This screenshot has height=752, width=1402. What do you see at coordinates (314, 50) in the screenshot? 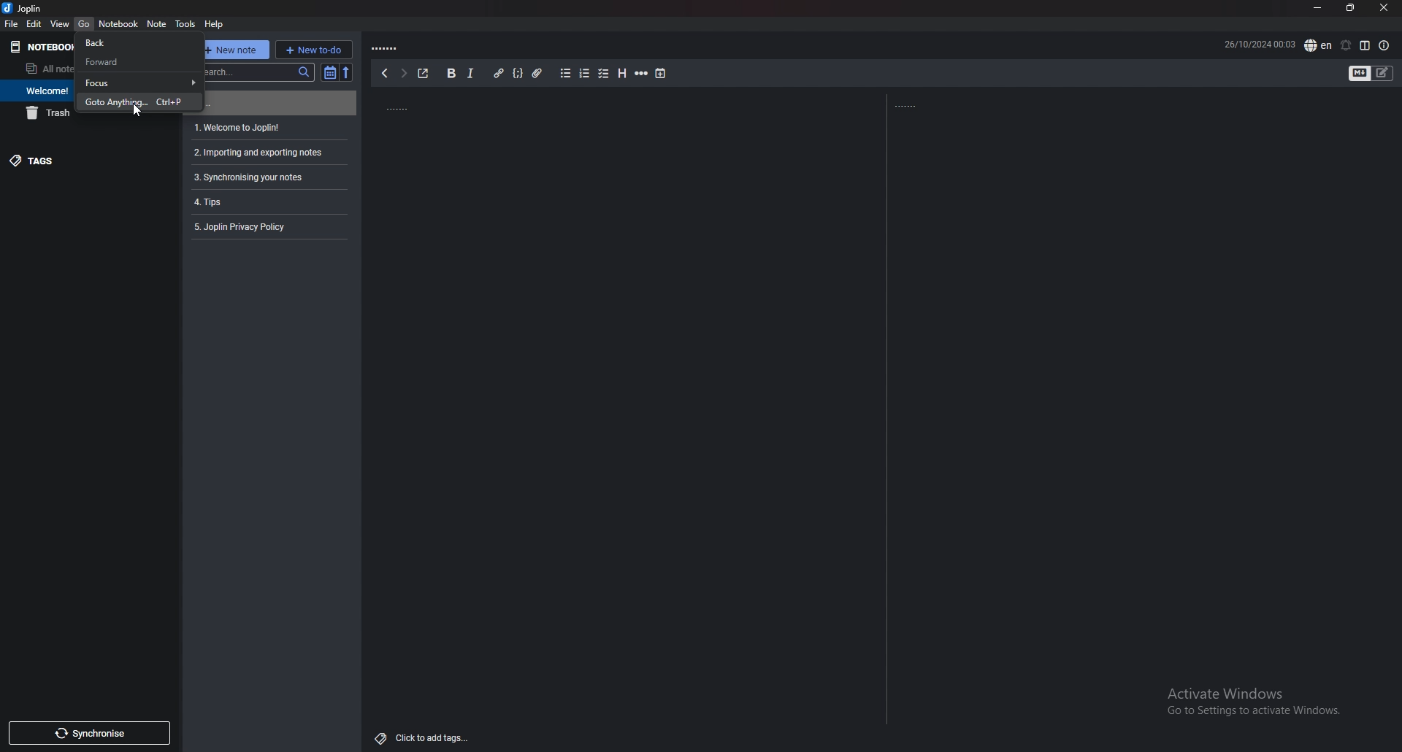
I see `new todo` at bounding box center [314, 50].